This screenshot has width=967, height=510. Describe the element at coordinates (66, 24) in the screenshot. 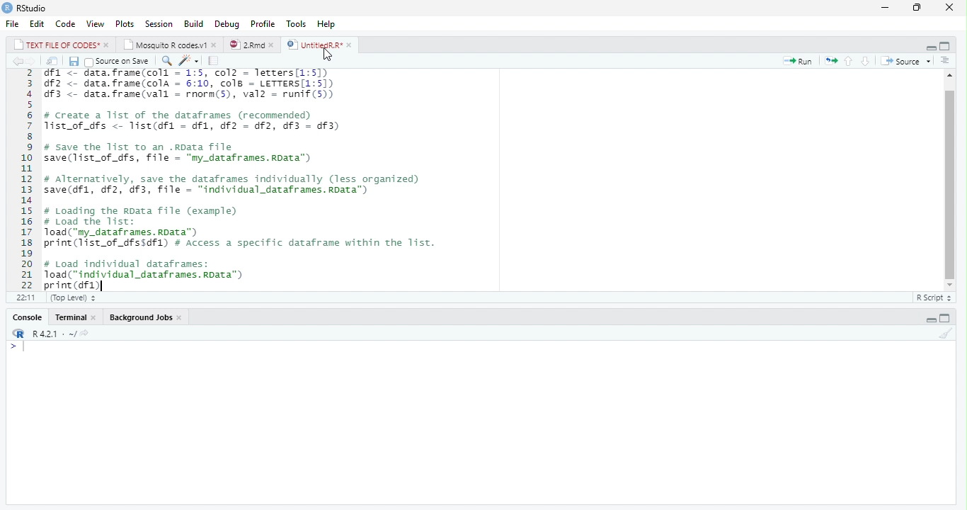

I see `Code` at that location.